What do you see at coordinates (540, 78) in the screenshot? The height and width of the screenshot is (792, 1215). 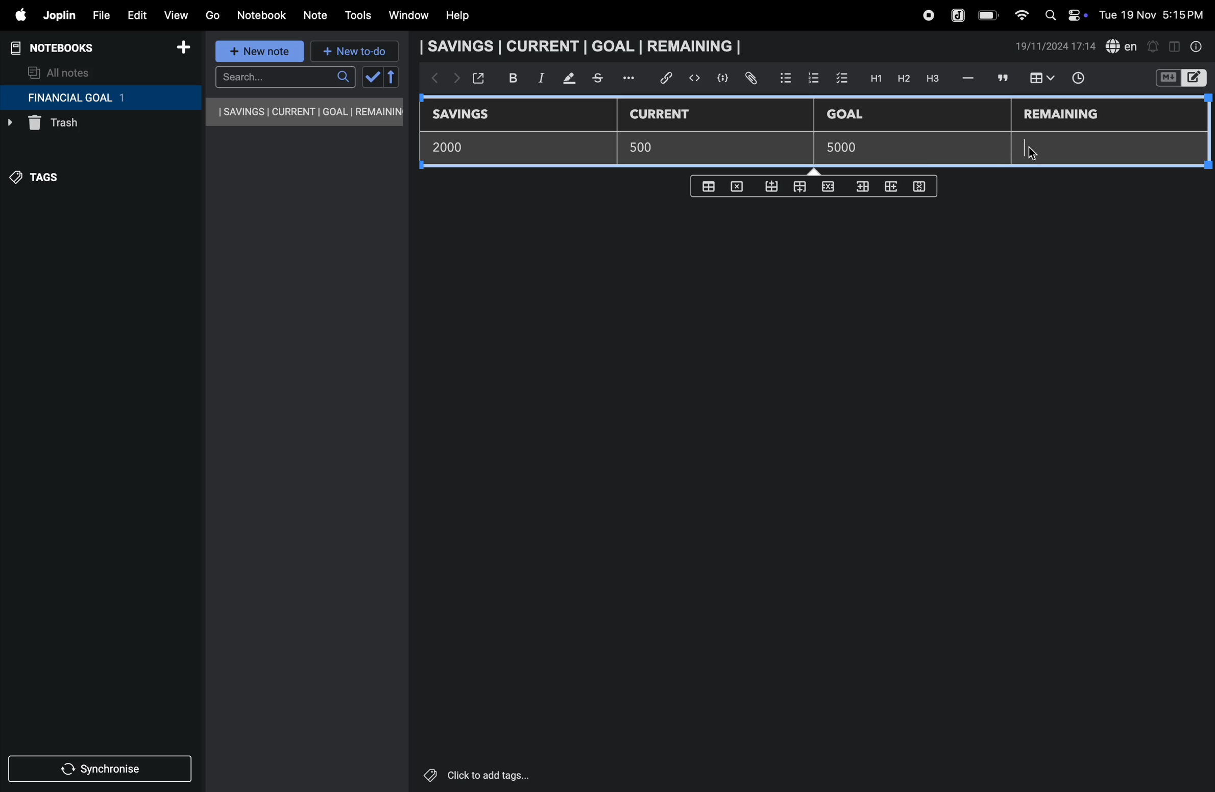 I see `itallic` at bounding box center [540, 78].